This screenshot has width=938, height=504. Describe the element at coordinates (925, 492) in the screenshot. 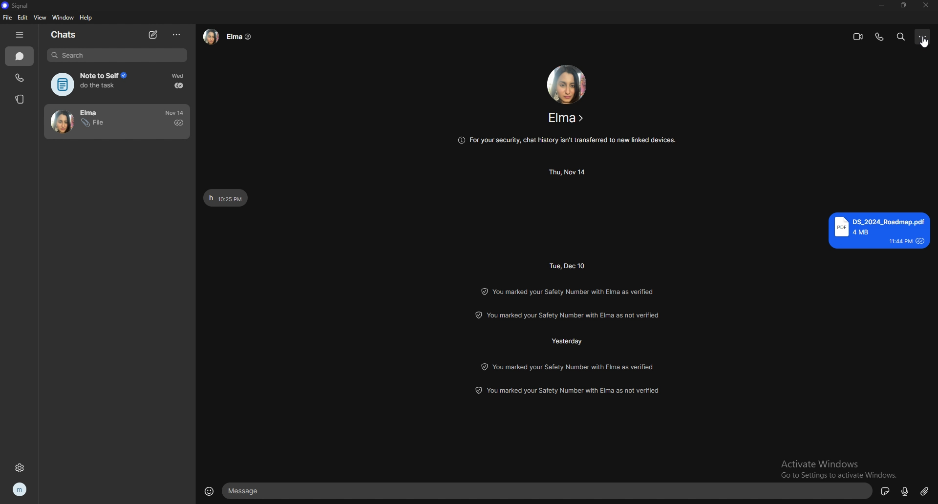

I see `attachment` at that location.